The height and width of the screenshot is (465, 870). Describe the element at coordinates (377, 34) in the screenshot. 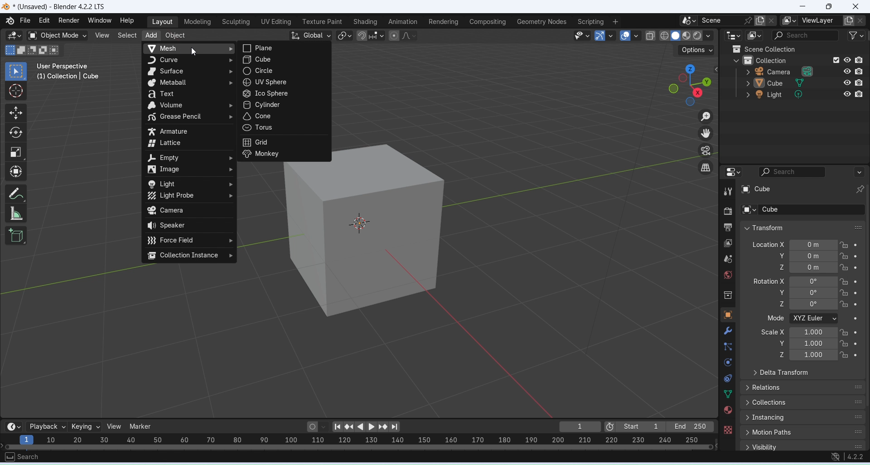

I see `Snapping` at that location.